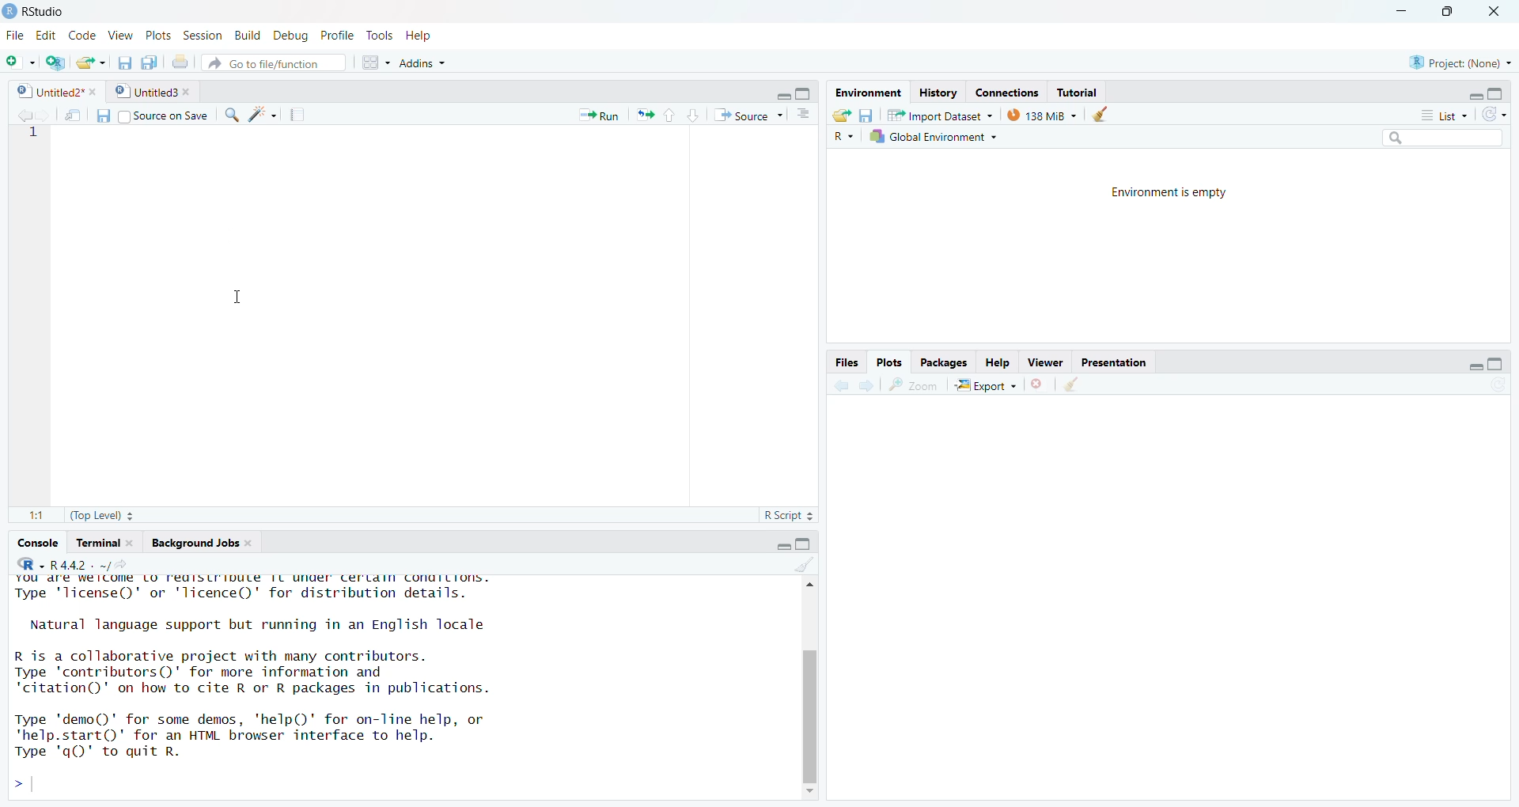 The height and width of the screenshot is (807, 1519). What do you see at coordinates (229, 114) in the screenshot?
I see `Find replace` at bounding box center [229, 114].